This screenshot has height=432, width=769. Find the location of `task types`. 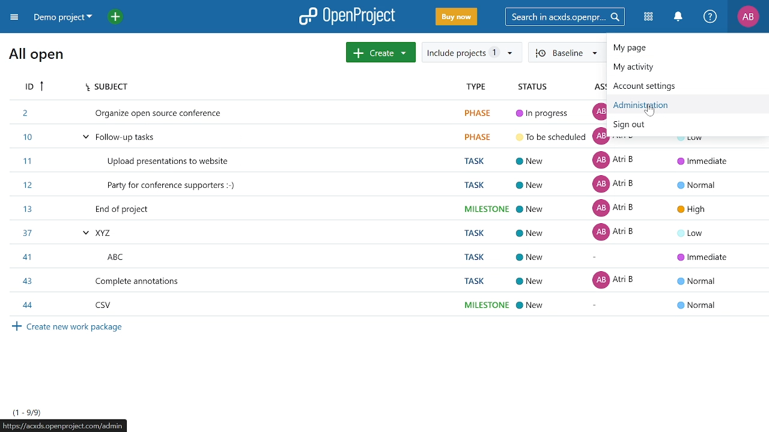

task types is located at coordinates (484, 208).